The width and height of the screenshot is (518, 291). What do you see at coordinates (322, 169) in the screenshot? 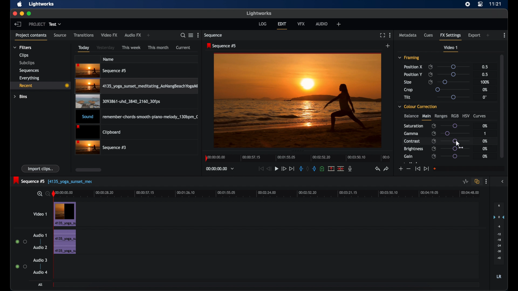
I see `add cue at current position` at bounding box center [322, 169].